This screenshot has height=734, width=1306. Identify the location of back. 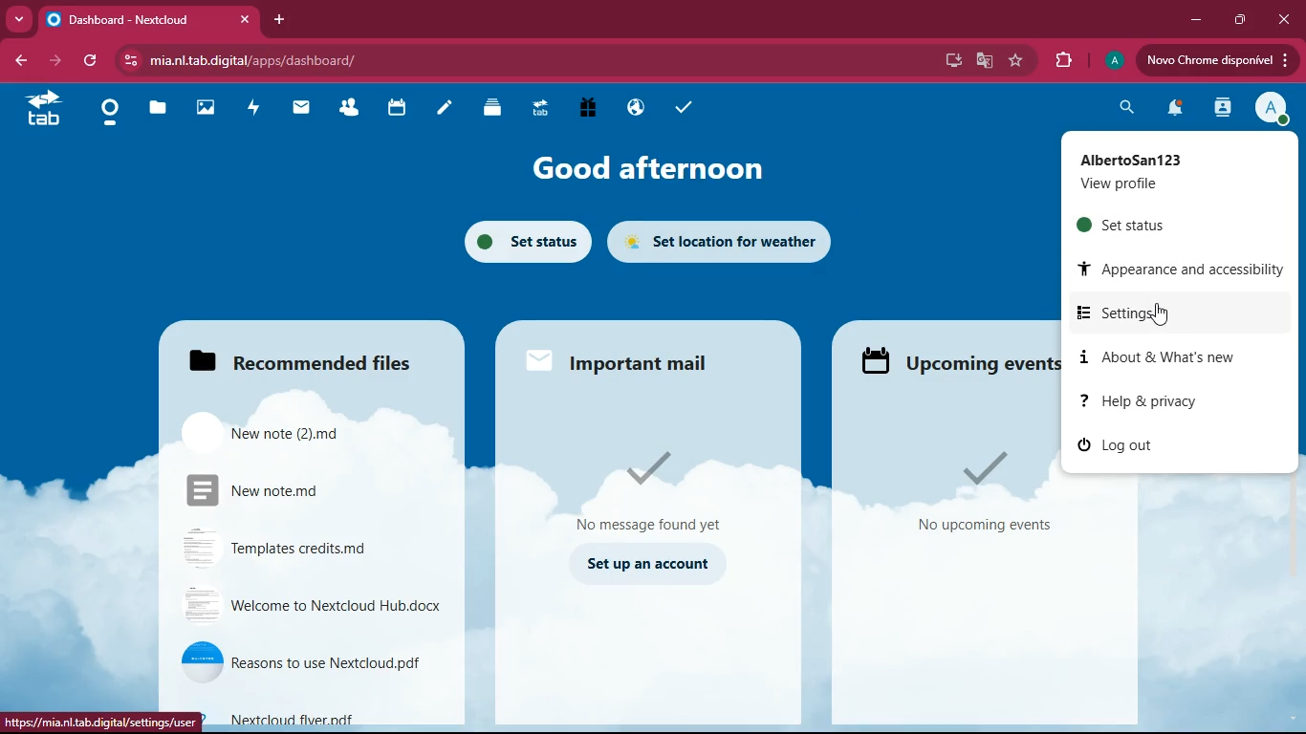
(20, 62).